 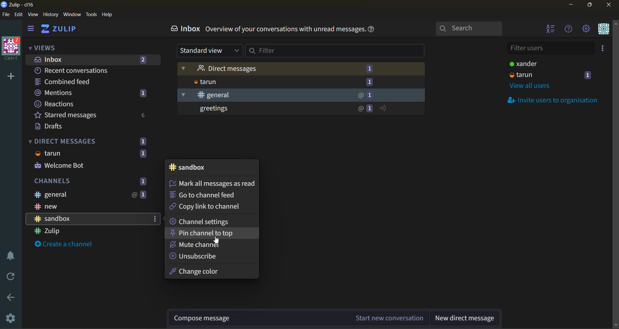 What do you see at coordinates (376, 29) in the screenshot?
I see `help` at bounding box center [376, 29].